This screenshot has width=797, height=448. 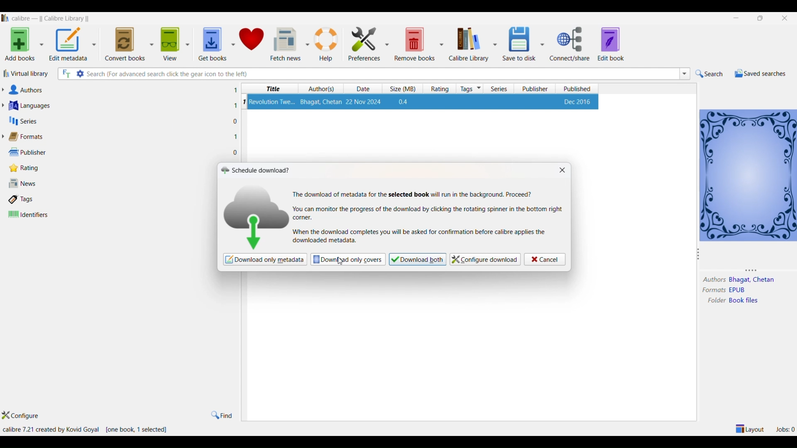 What do you see at coordinates (28, 152) in the screenshot?
I see `publisher and number of publishers` at bounding box center [28, 152].